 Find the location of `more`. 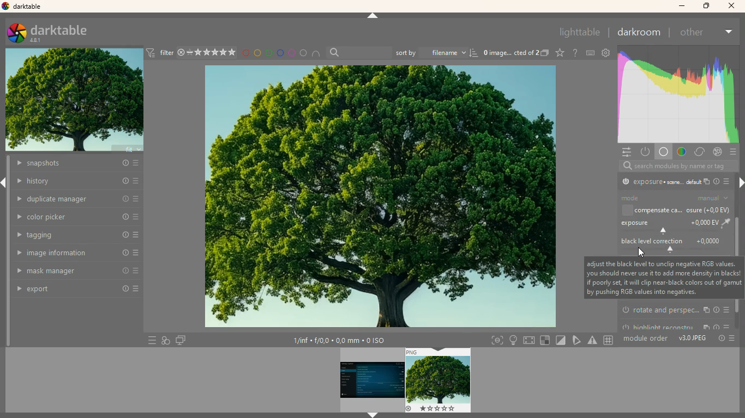

more is located at coordinates (729, 181).